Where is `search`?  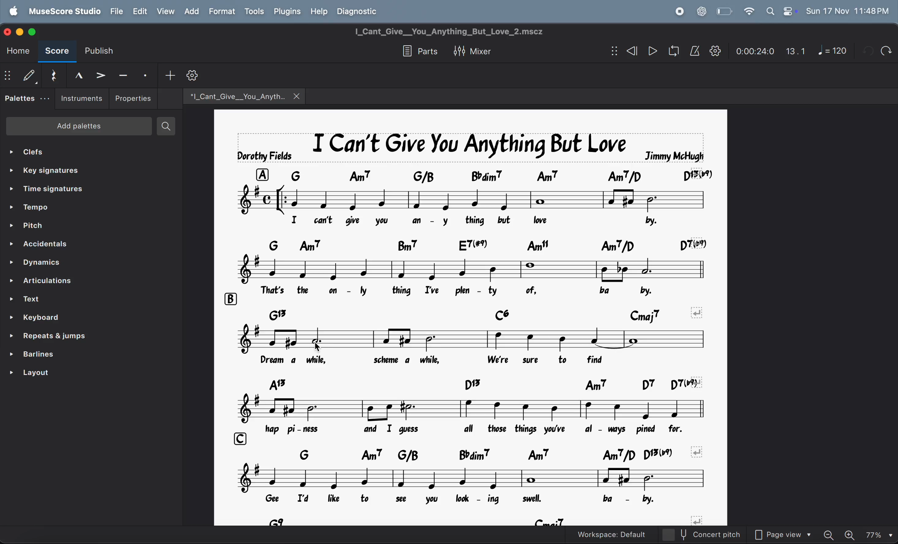
search is located at coordinates (170, 126).